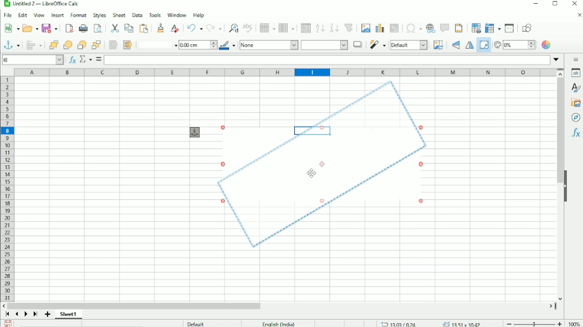 Image resolution: width=583 pixels, height=327 pixels. I want to click on Styles, so click(576, 88).